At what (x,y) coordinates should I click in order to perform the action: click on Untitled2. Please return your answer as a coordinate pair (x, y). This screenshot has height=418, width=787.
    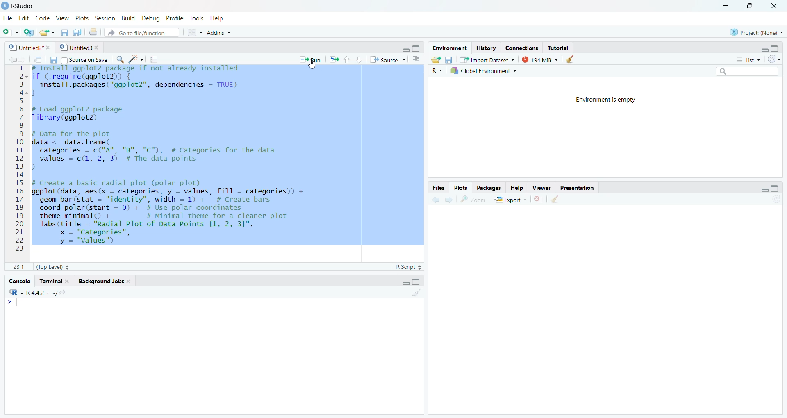
    Looking at the image, I should click on (31, 48).